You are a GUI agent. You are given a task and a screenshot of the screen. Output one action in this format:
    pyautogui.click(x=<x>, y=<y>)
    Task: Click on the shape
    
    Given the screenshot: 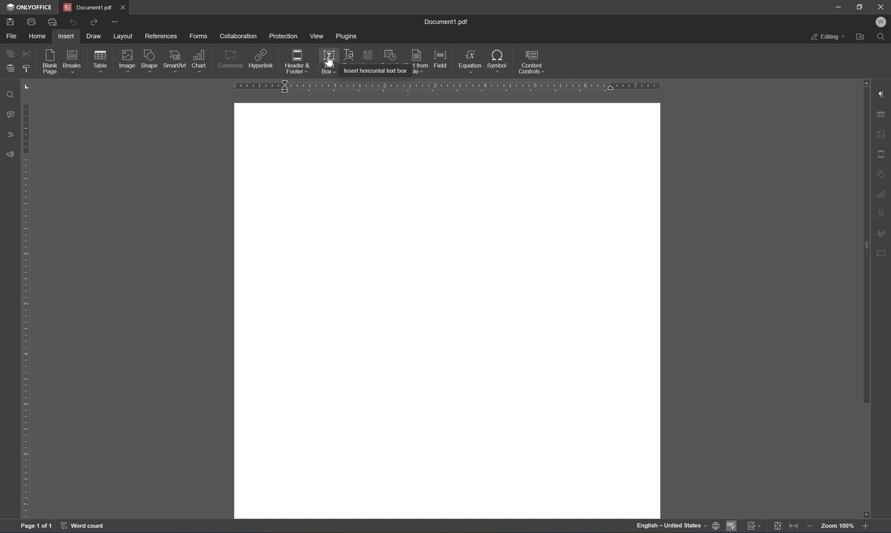 What is the action you would take?
    pyautogui.click(x=151, y=62)
    